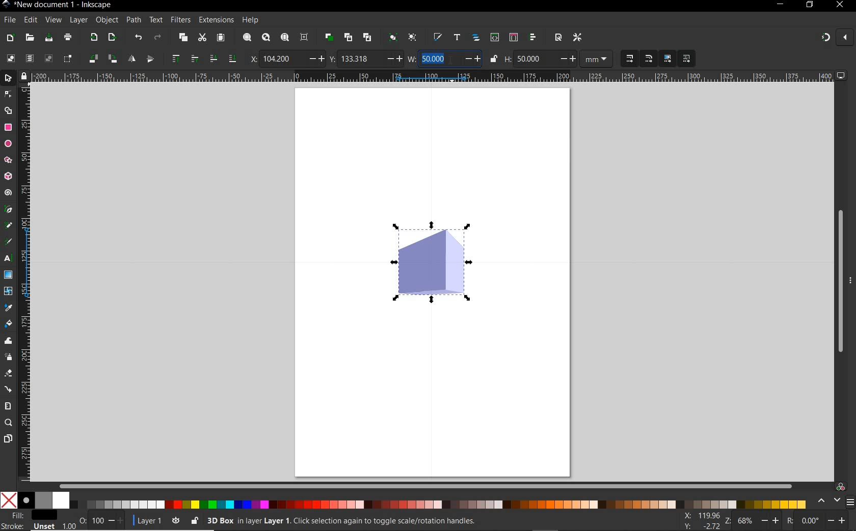 The height and width of the screenshot is (531, 856). What do you see at coordinates (106, 20) in the screenshot?
I see `object` at bounding box center [106, 20].